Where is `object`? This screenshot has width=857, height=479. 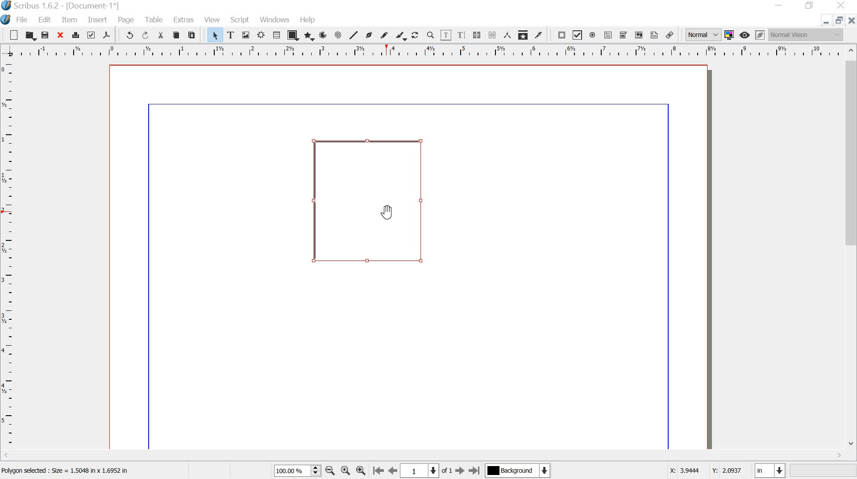 object is located at coordinates (369, 200).